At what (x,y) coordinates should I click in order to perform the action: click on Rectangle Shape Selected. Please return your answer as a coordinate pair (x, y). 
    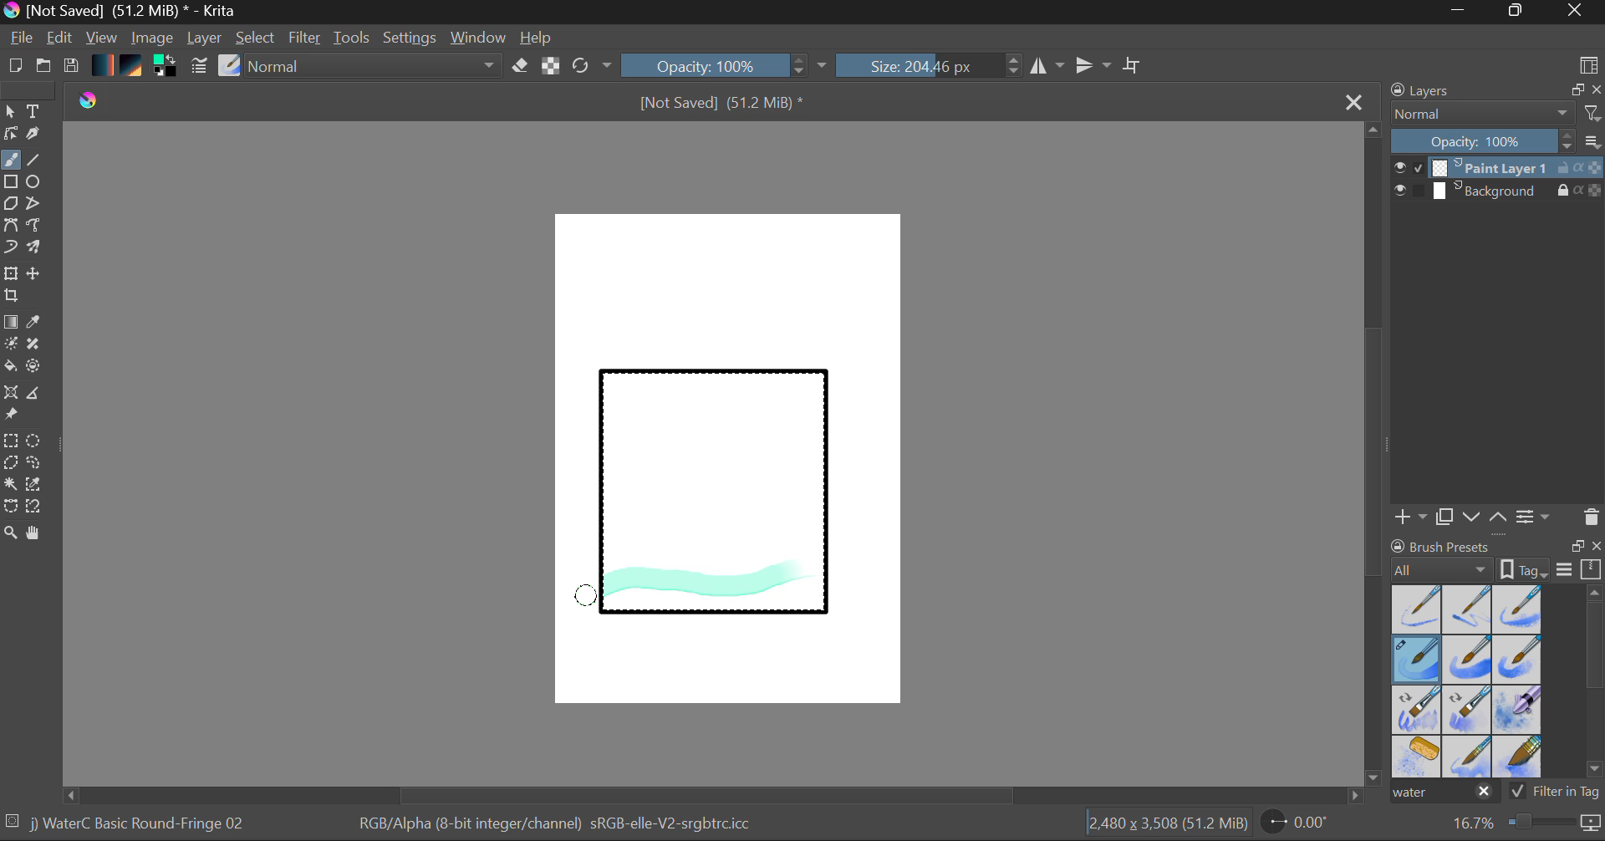
    Looking at the image, I should click on (716, 508).